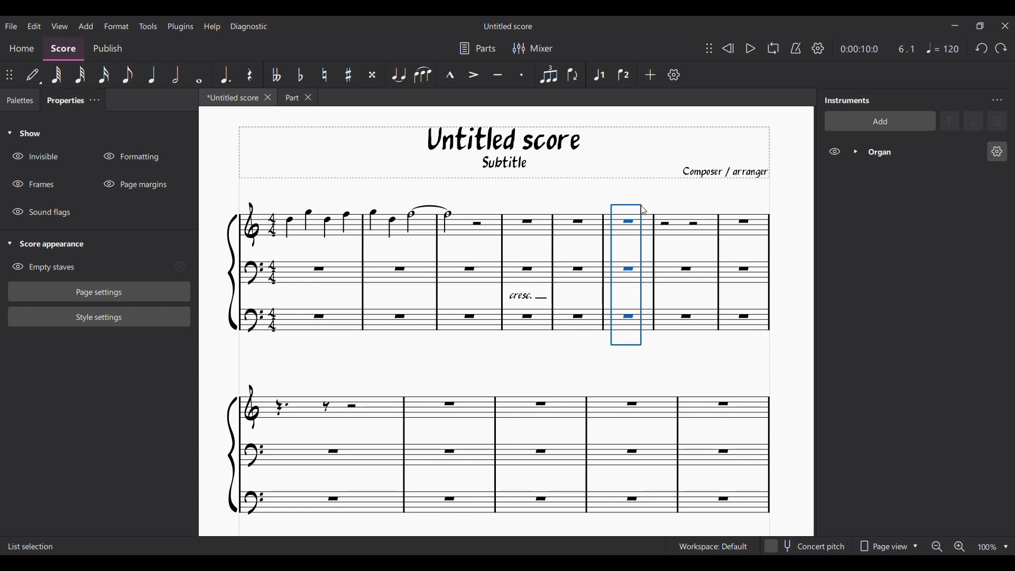  Describe the element at coordinates (1005, 547) in the screenshot. I see `Zoom options` at that location.